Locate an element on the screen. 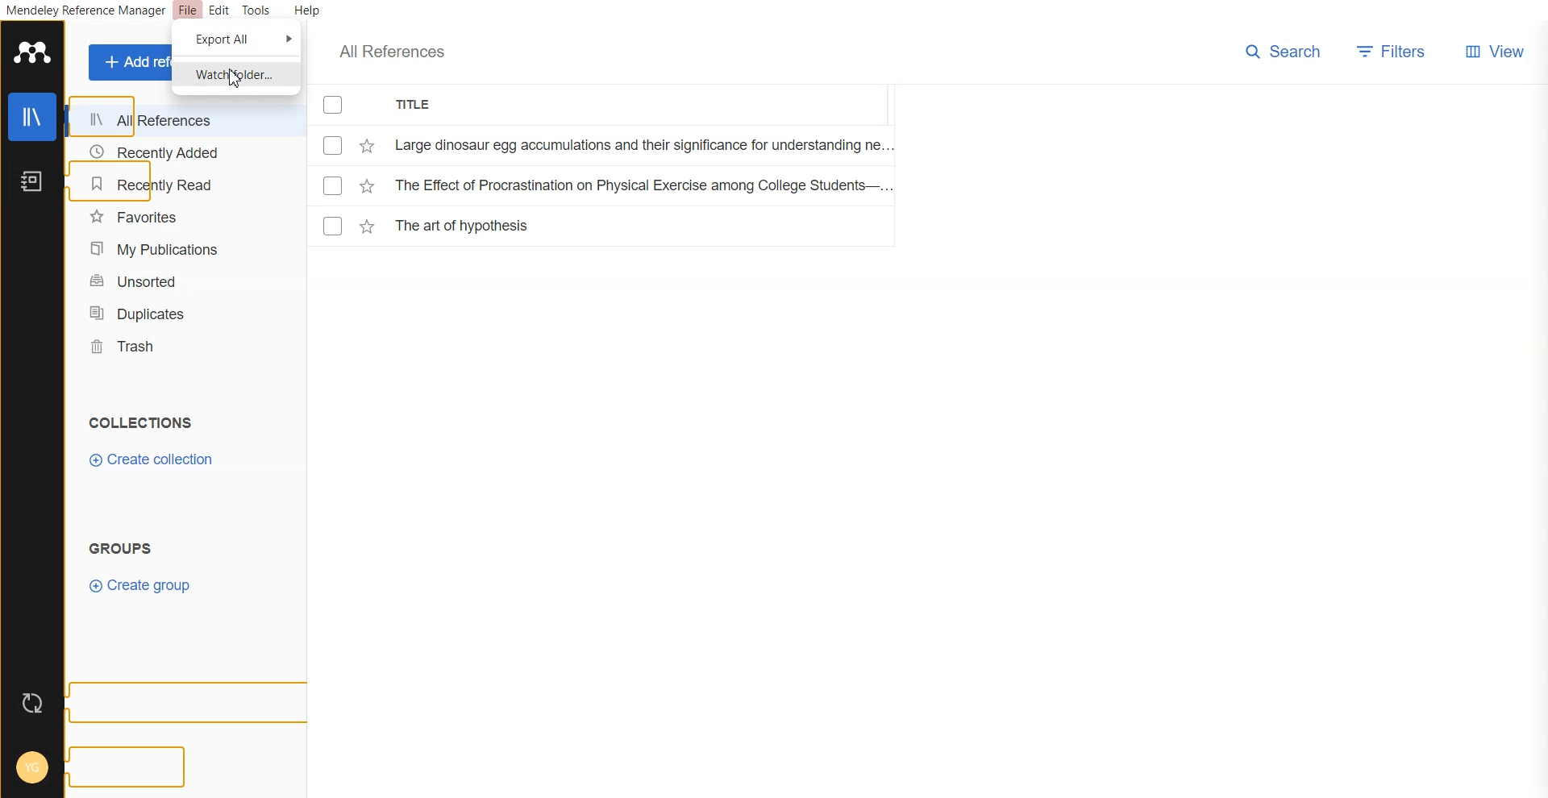 The height and width of the screenshot is (798, 1548). Library is located at coordinates (32, 116).